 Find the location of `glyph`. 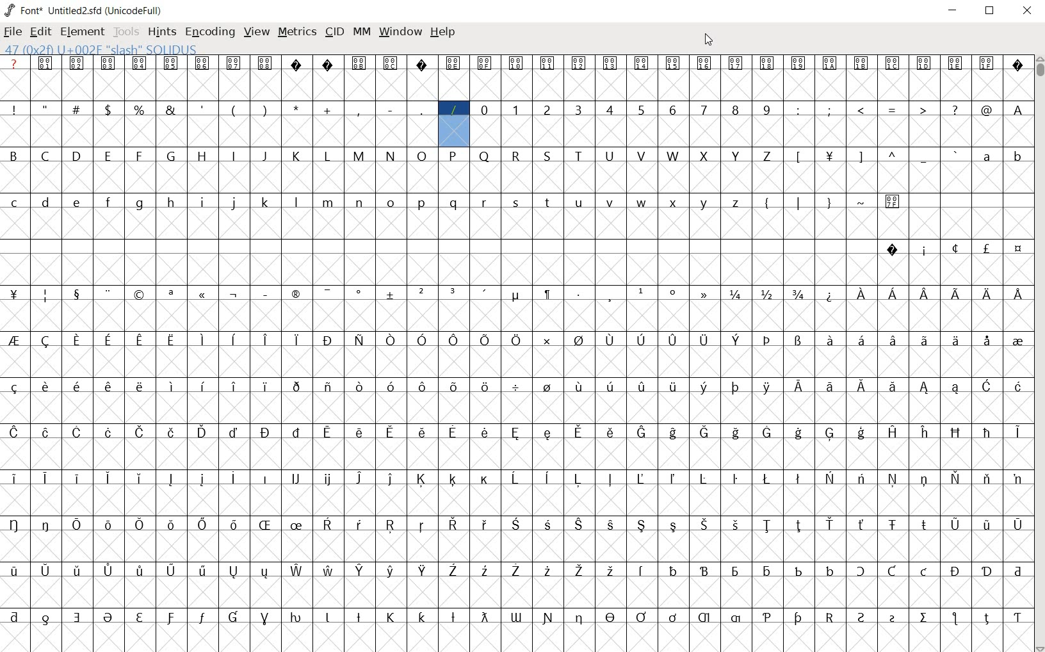

glyph is located at coordinates (924, 480).